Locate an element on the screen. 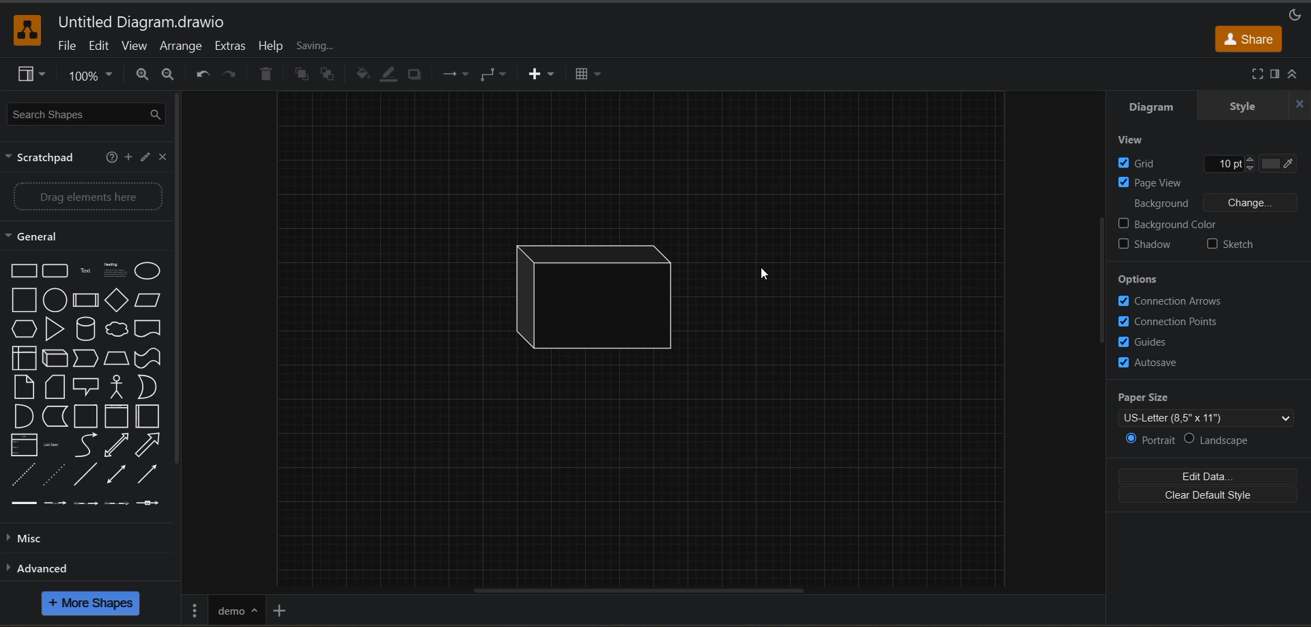 This screenshot has width=1311, height=627. file name - Untitled Diagram.drawio is located at coordinates (146, 22).